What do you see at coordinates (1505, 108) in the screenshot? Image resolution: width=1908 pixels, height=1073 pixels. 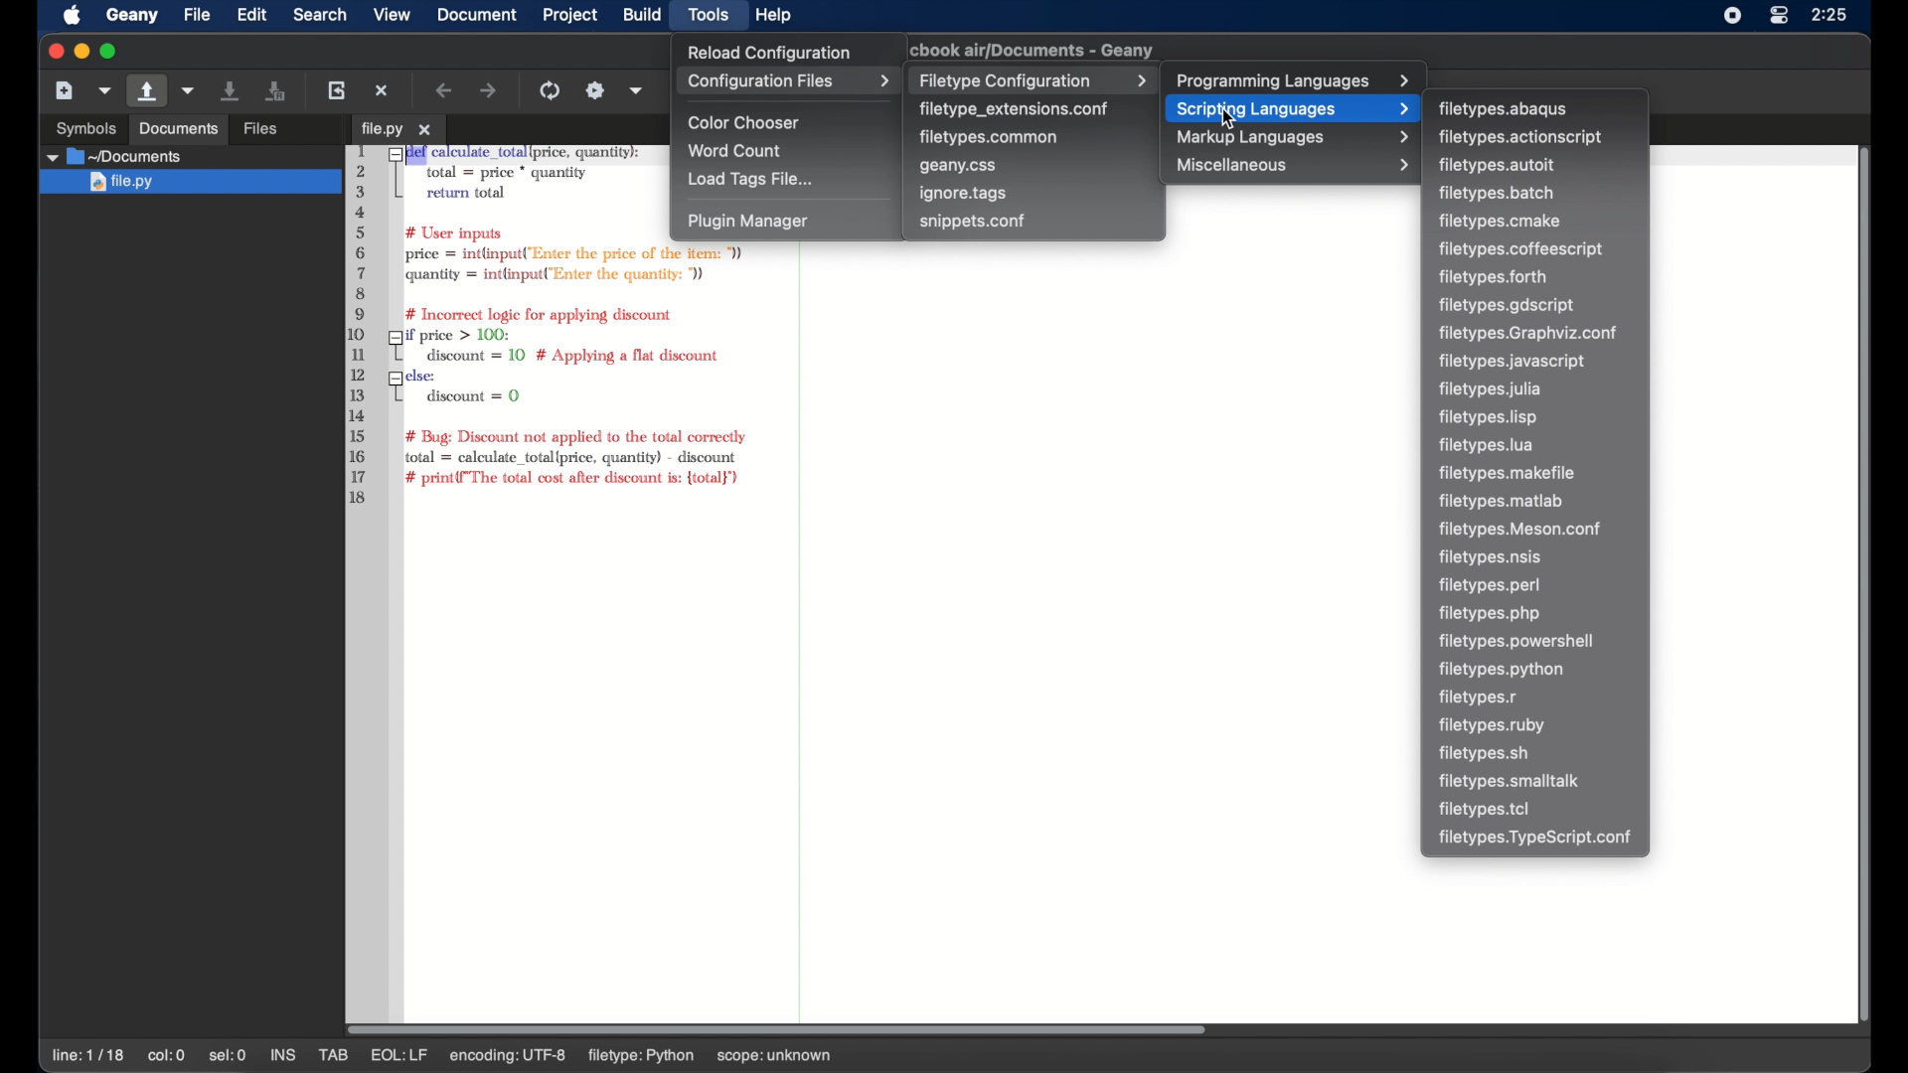 I see `filetype` at bounding box center [1505, 108].